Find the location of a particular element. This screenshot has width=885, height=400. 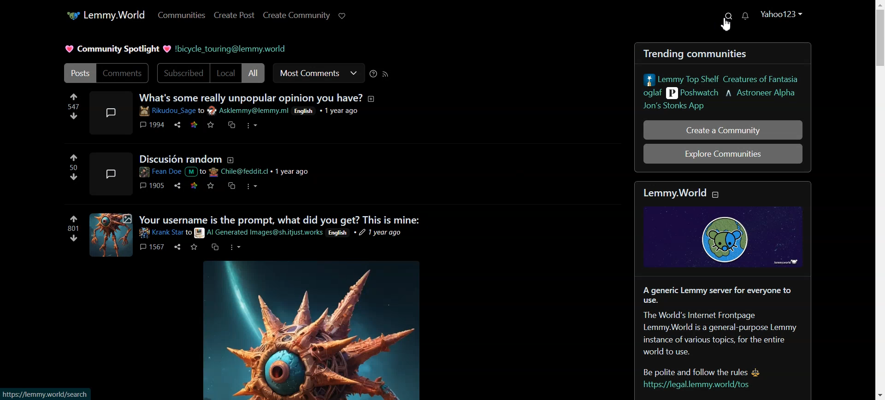

Posts is located at coordinates (79, 73).